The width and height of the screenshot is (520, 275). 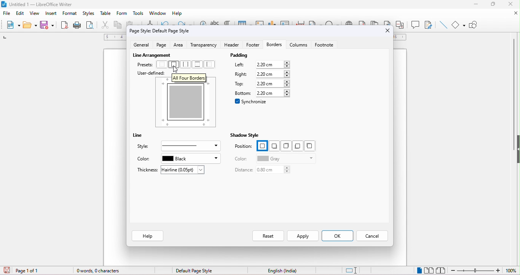 I want to click on , so click(x=33, y=13).